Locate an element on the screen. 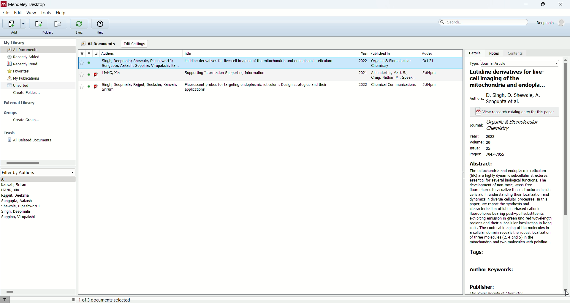  shewale, dipeshwari J is located at coordinates (21, 206).